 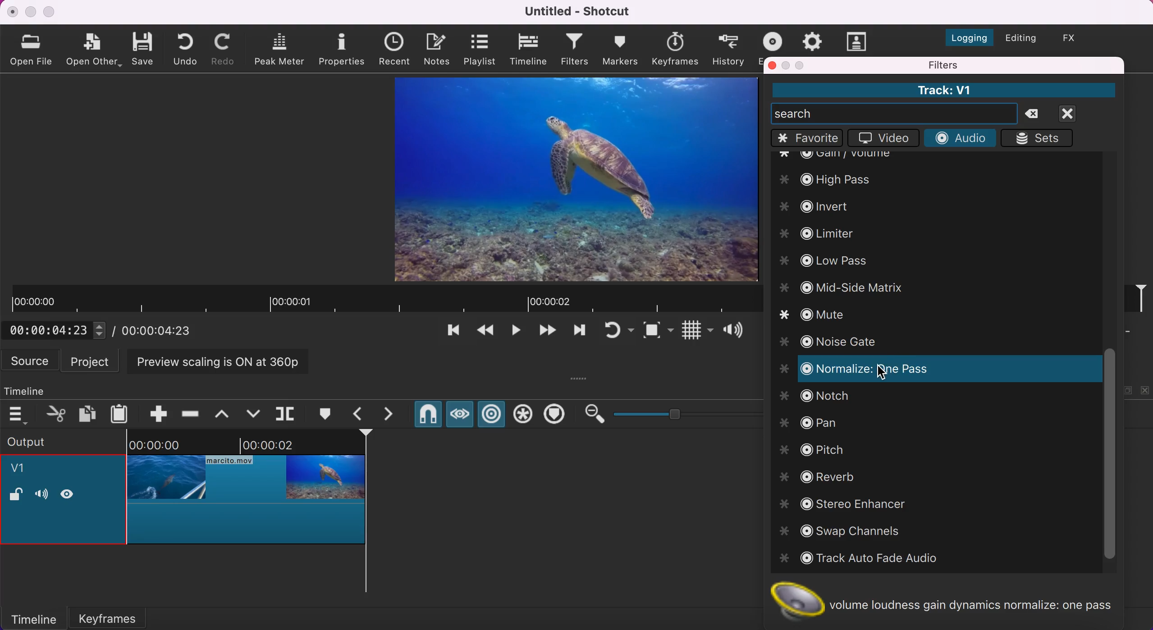 What do you see at coordinates (20, 415) in the screenshot?
I see `timeline menu` at bounding box center [20, 415].